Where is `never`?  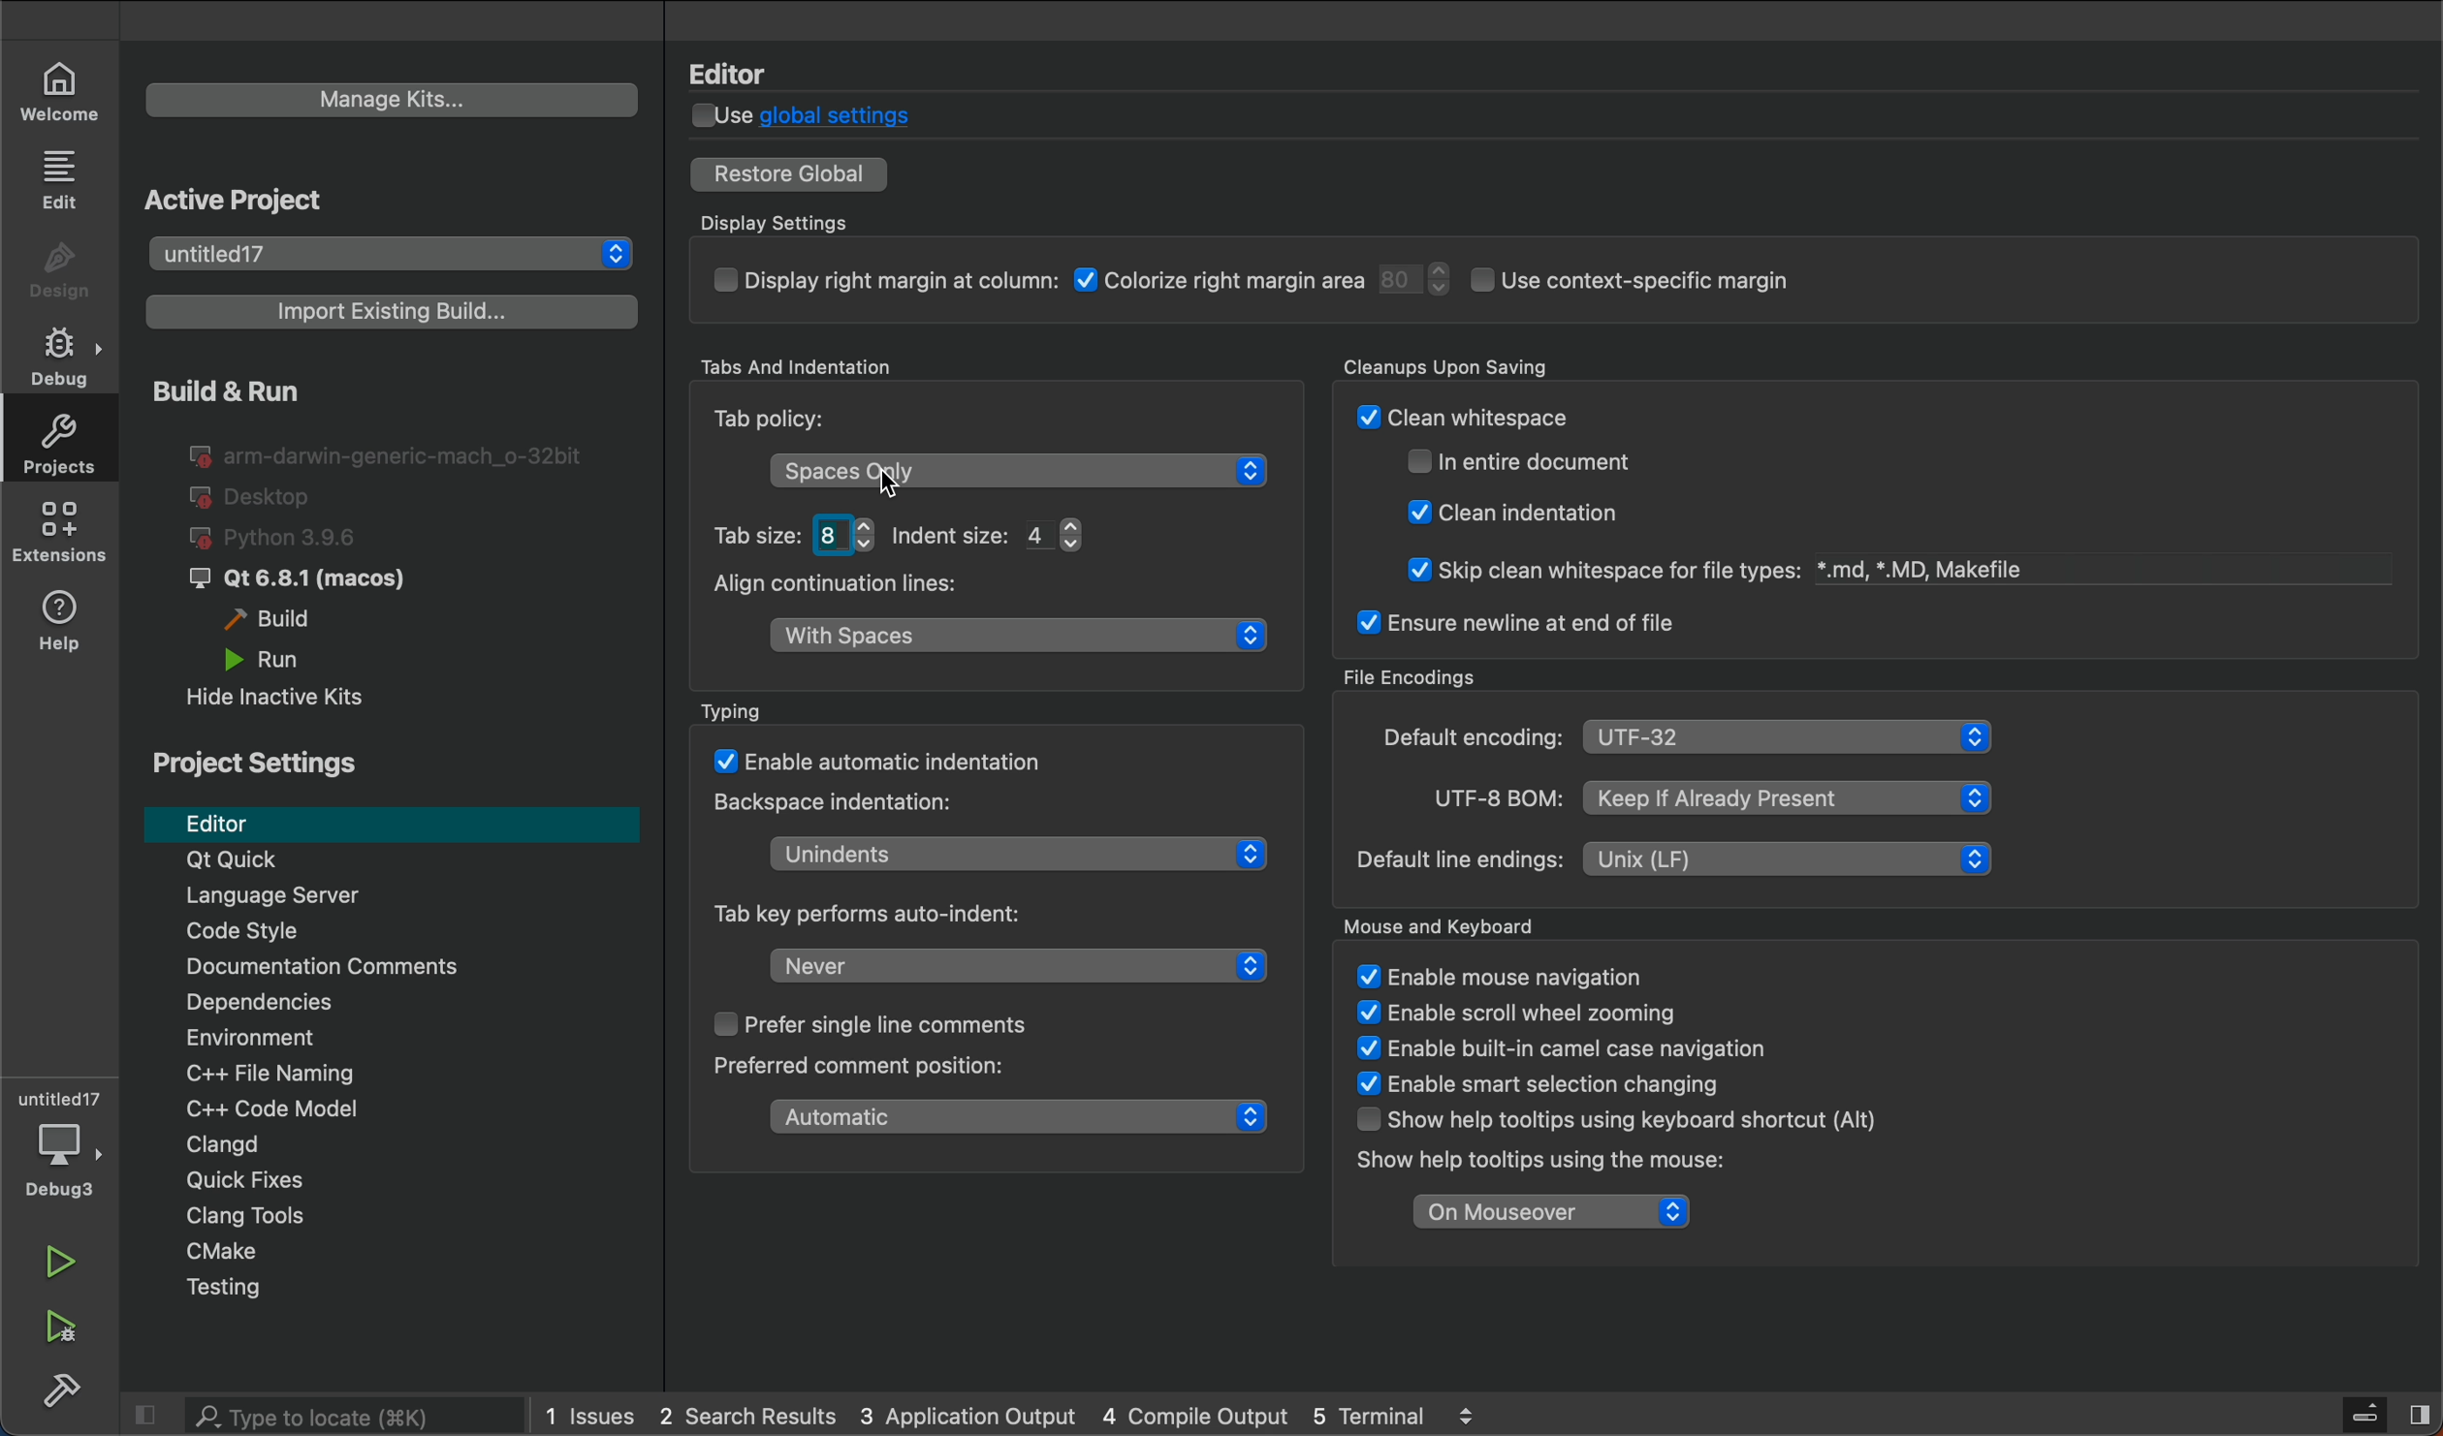
never is located at coordinates (1003, 965).